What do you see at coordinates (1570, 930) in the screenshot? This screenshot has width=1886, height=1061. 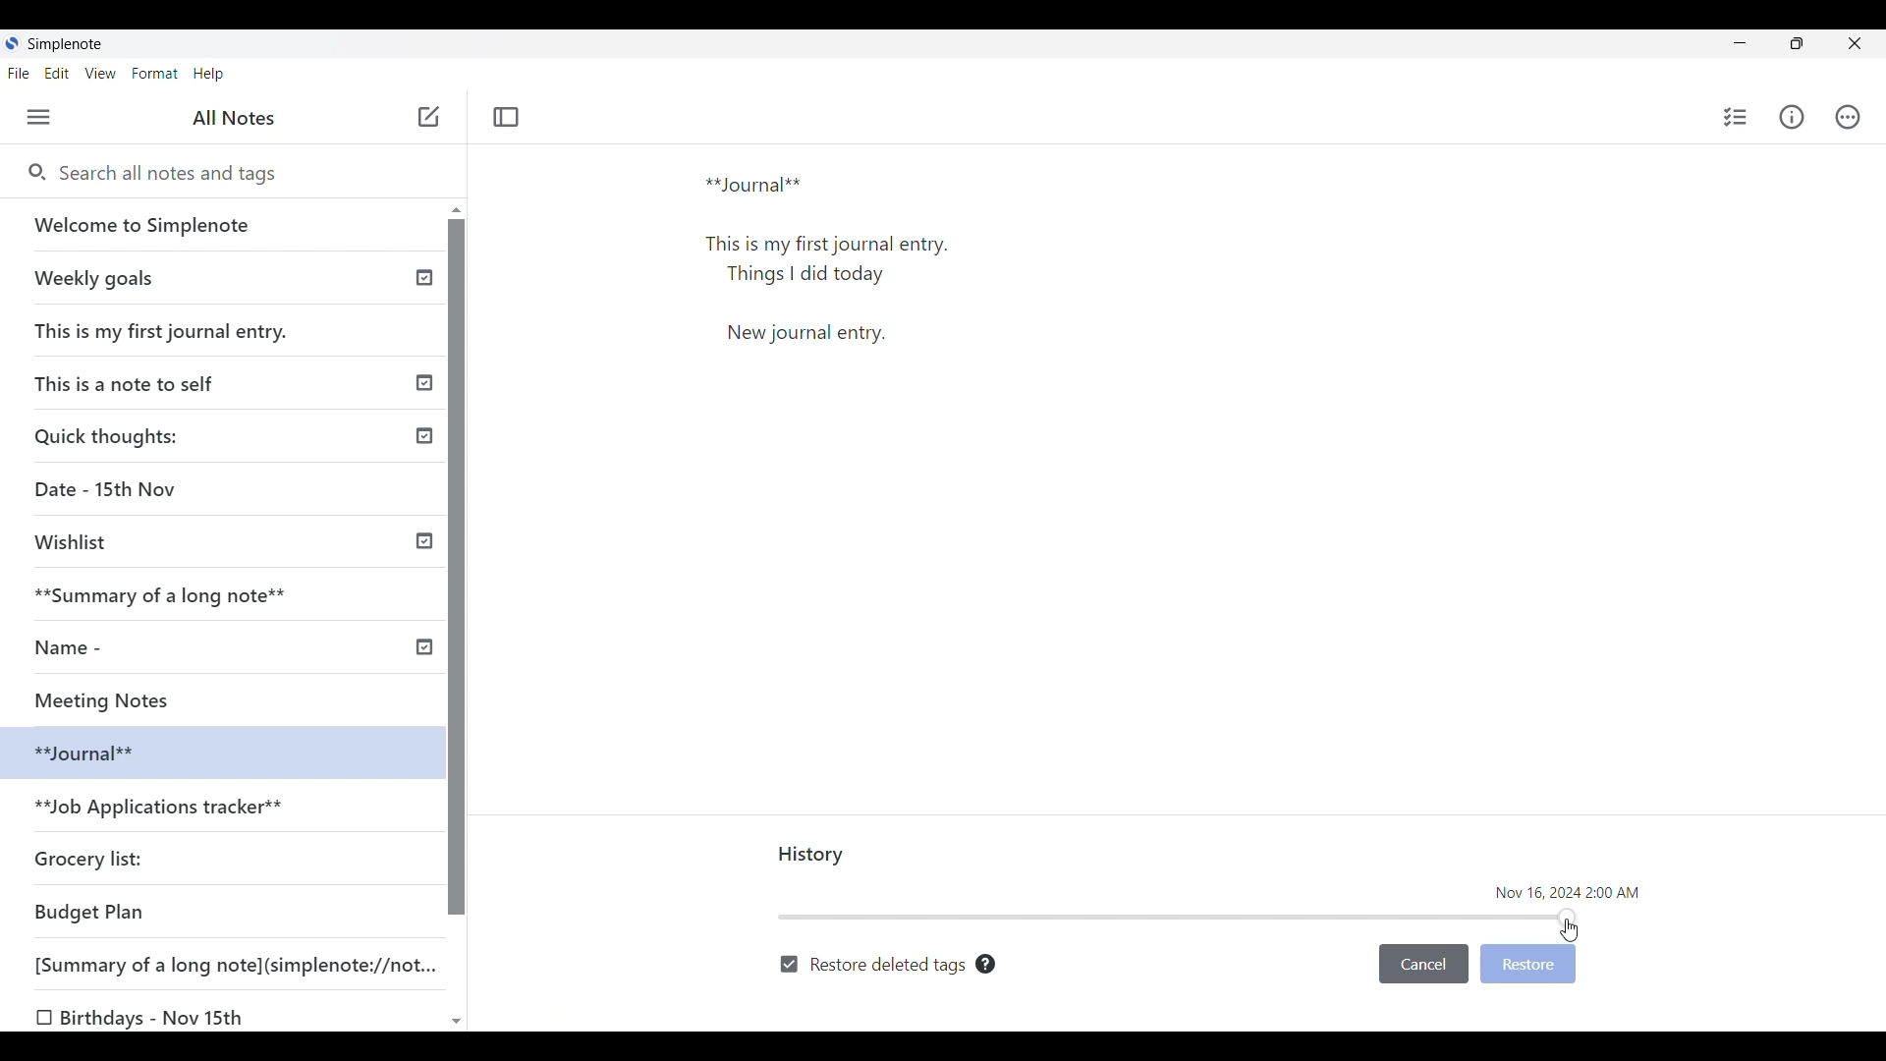 I see `cursor` at bounding box center [1570, 930].